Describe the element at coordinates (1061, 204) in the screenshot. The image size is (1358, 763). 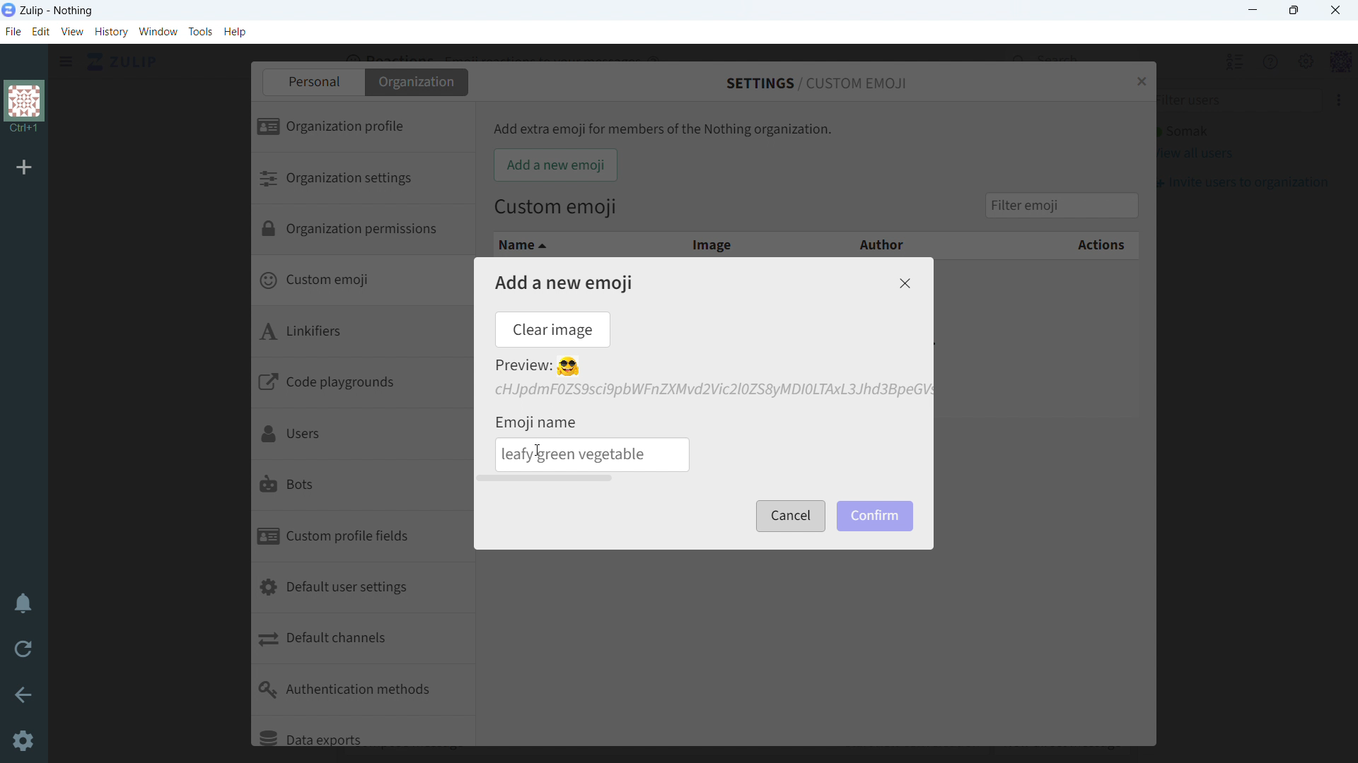
I see `filter emoji` at that location.